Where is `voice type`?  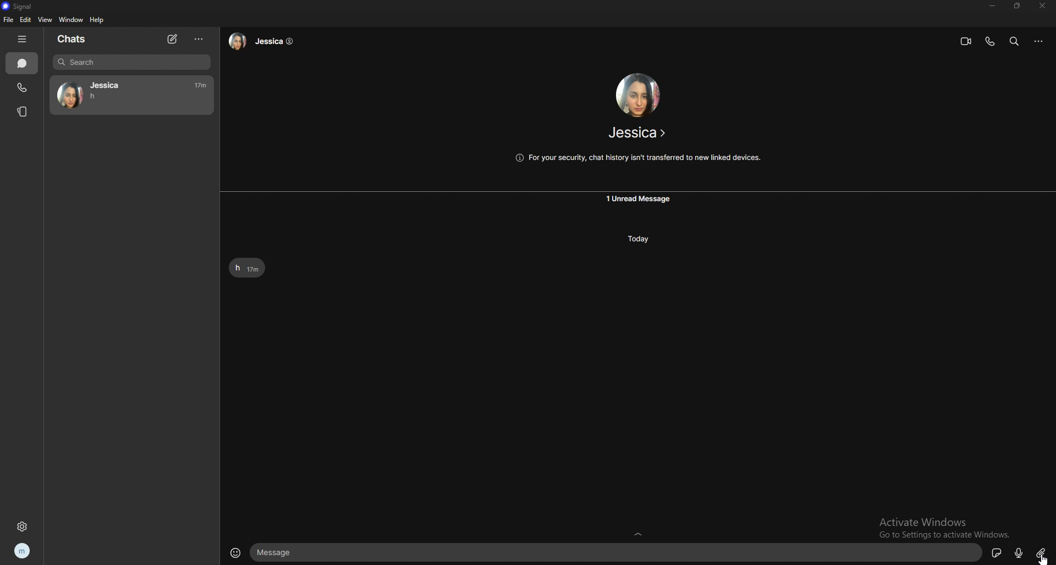
voice type is located at coordinates (1019, 553).